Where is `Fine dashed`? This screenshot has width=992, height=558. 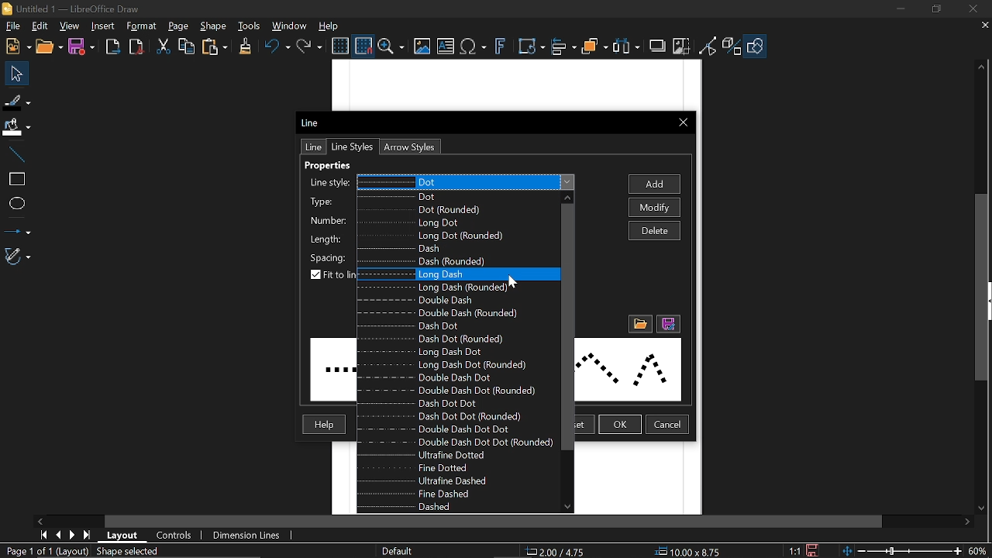 Fine dashed is located at coordinates (457, 494).